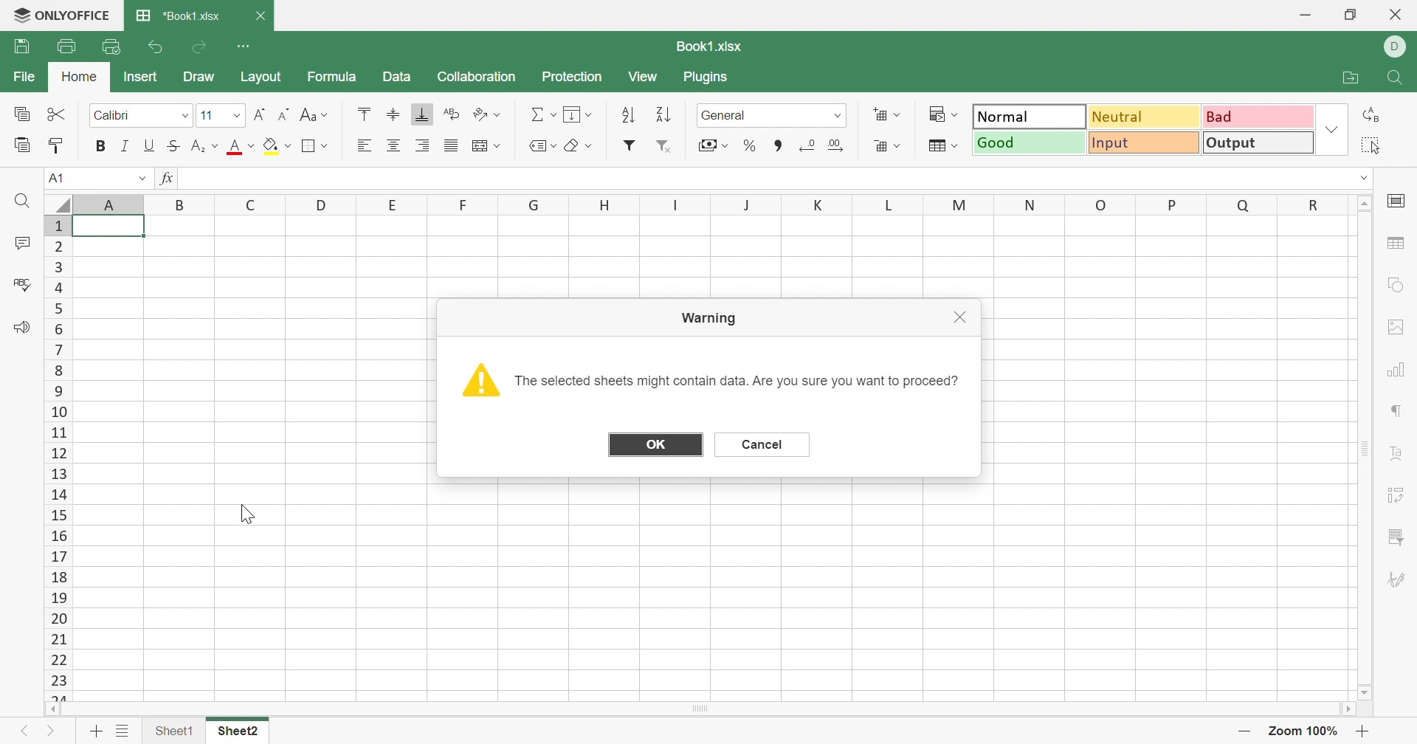 The image size is (1417, 744). I want to click on Pivot Table settings, so click(1399, 495).